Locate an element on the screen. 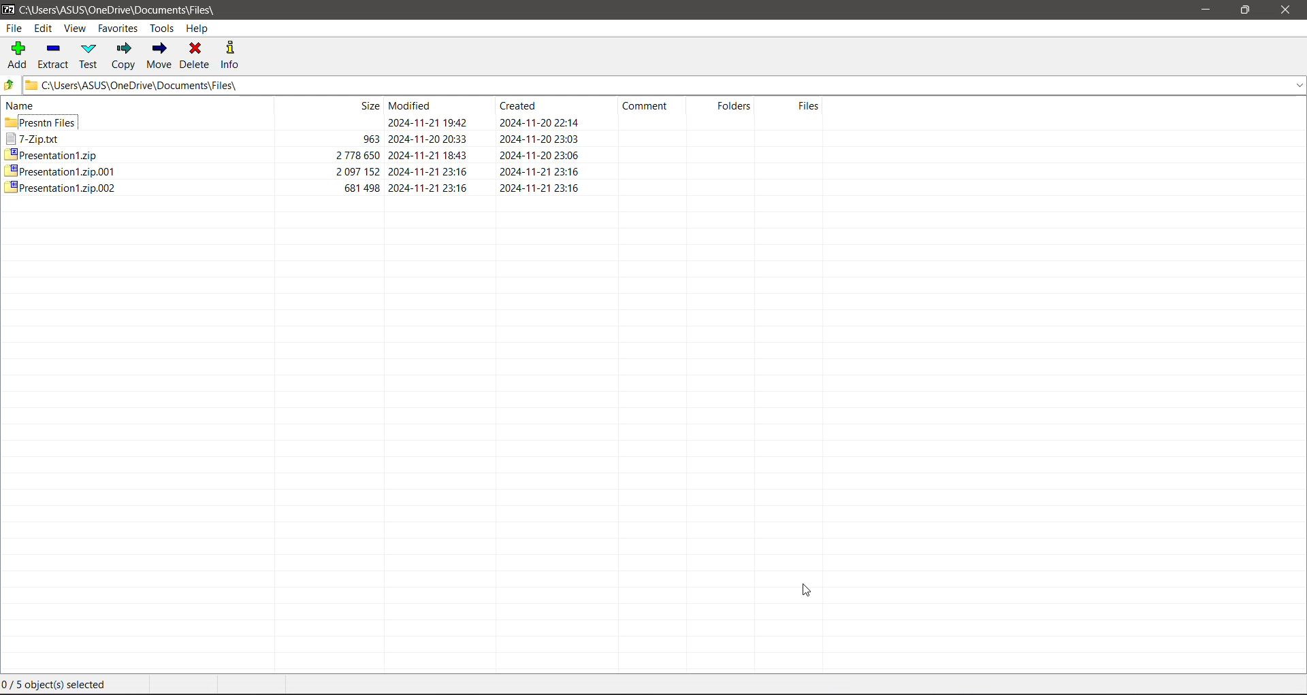  Size is located at coordinates (358, 106).